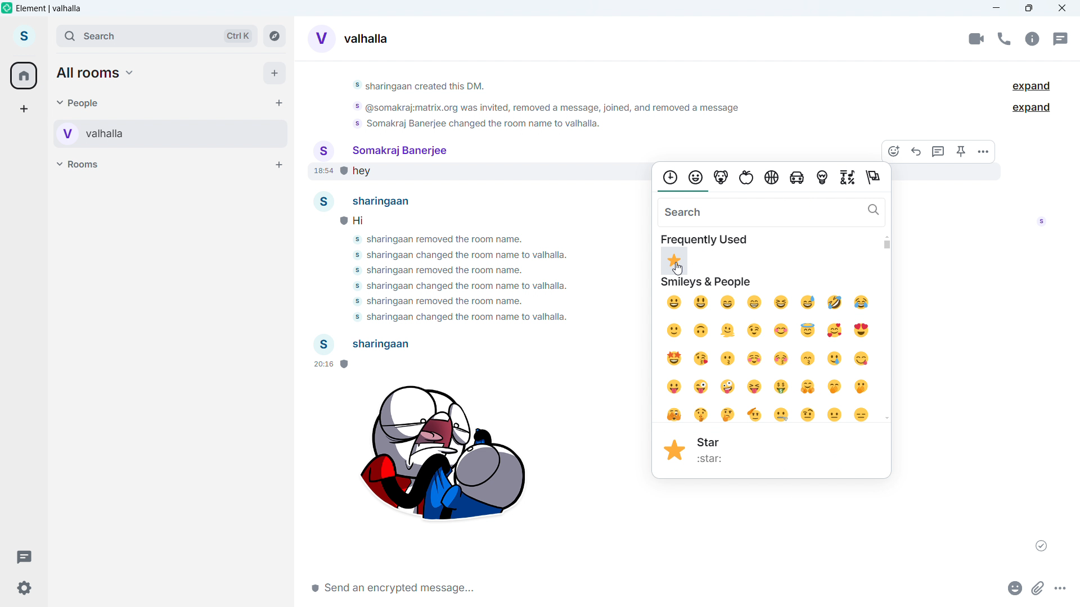  Describe the element at coordinates (711, 441) in the screenshot. I see `star` at that location.